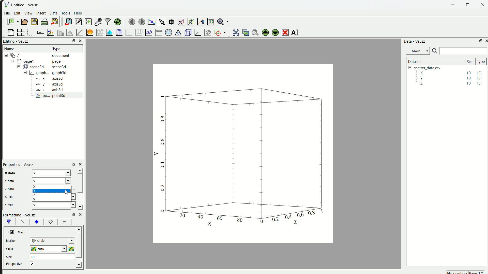 This screenshot has height=274, width=488. I want to click on po... point3d, so click(52, 96).